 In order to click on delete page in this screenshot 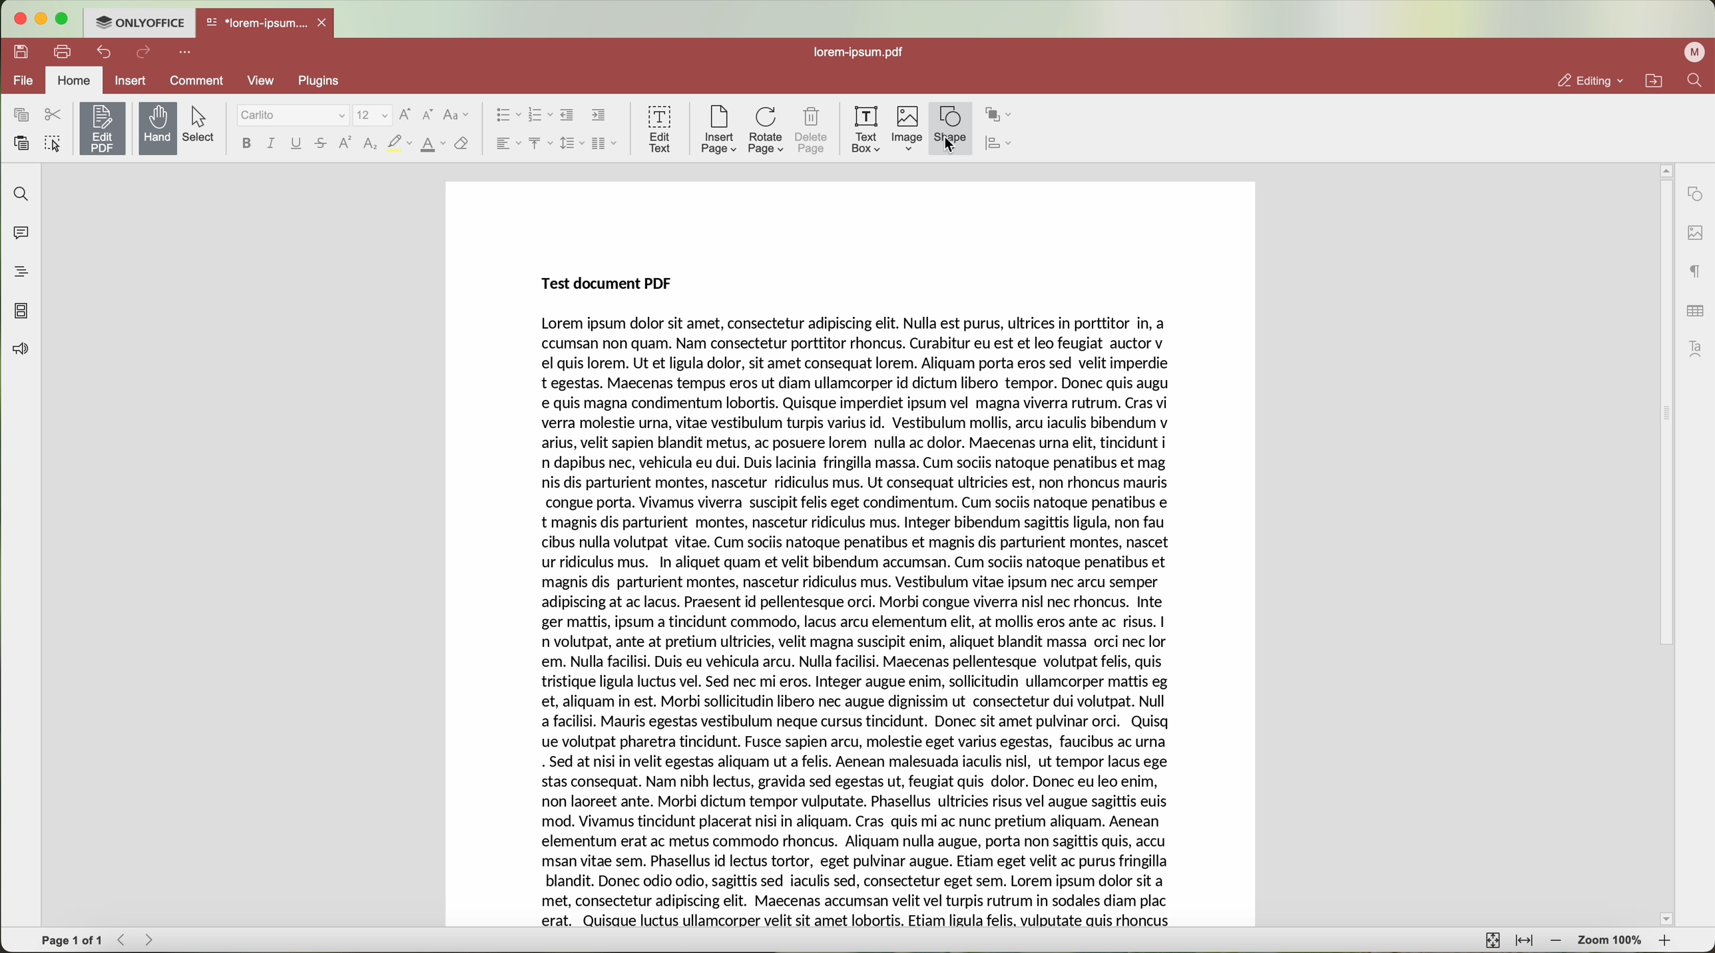, I will do `click(814, 130)`.